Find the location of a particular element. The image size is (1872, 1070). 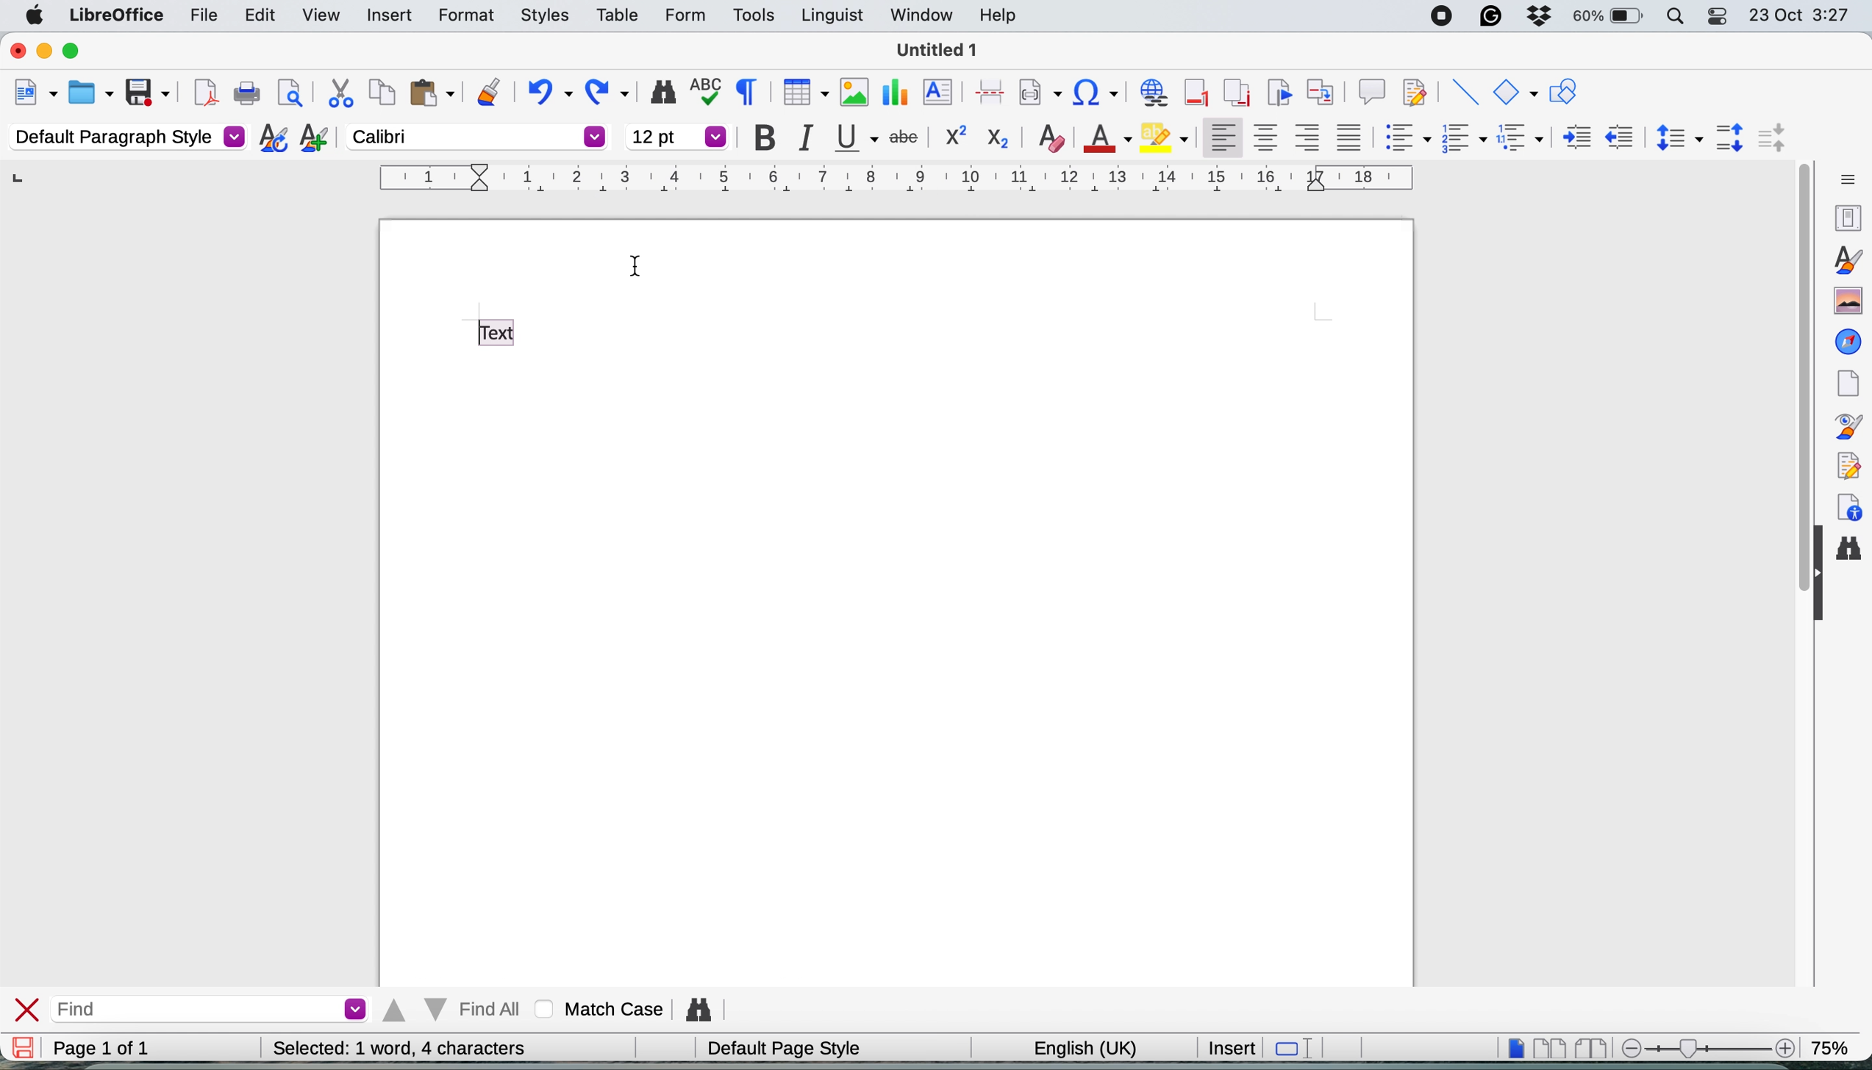

styles is located at coordinates (537, 16).